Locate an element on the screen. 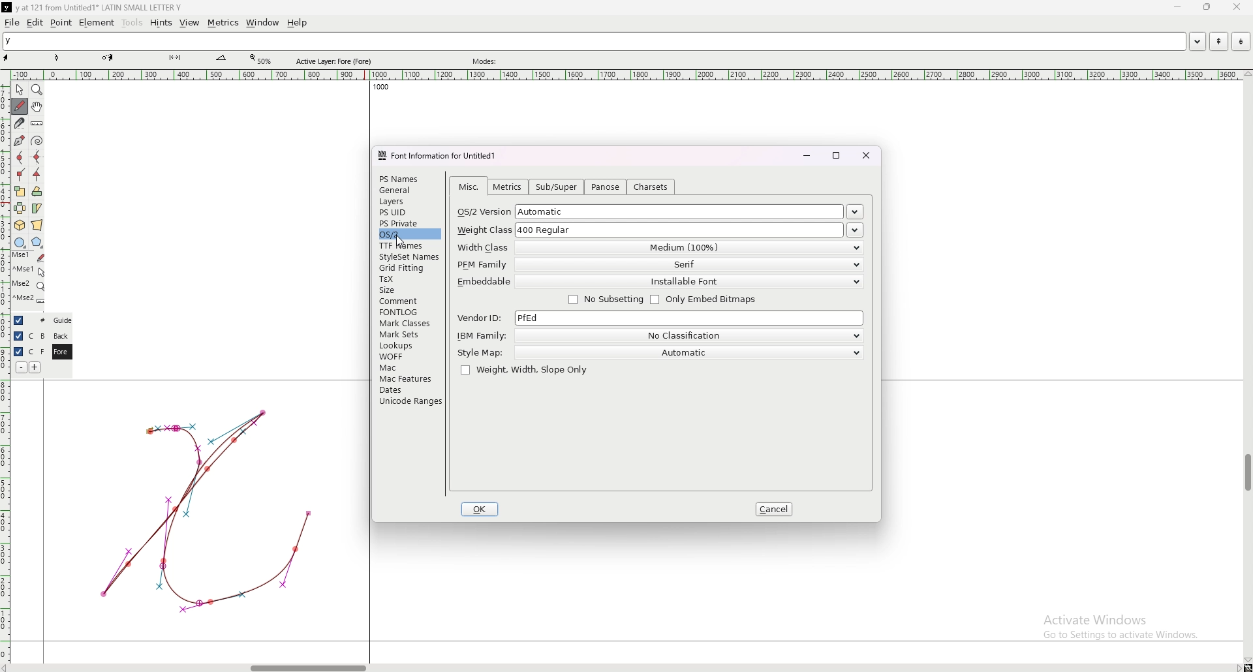 This screenshot has height=672, width=1253. charsets is located at coordinates (651, 187).